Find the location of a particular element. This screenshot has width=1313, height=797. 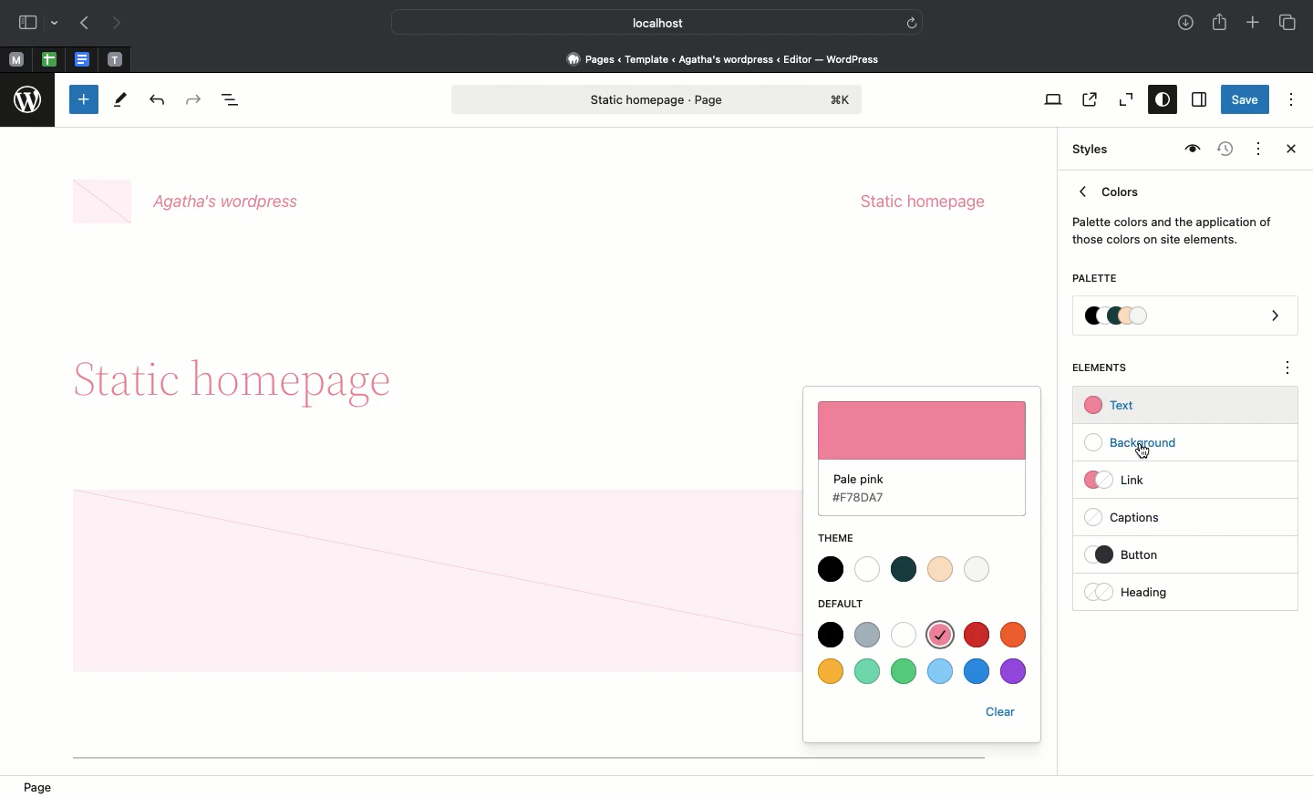

Palette is located at coordinates (1094, 280).